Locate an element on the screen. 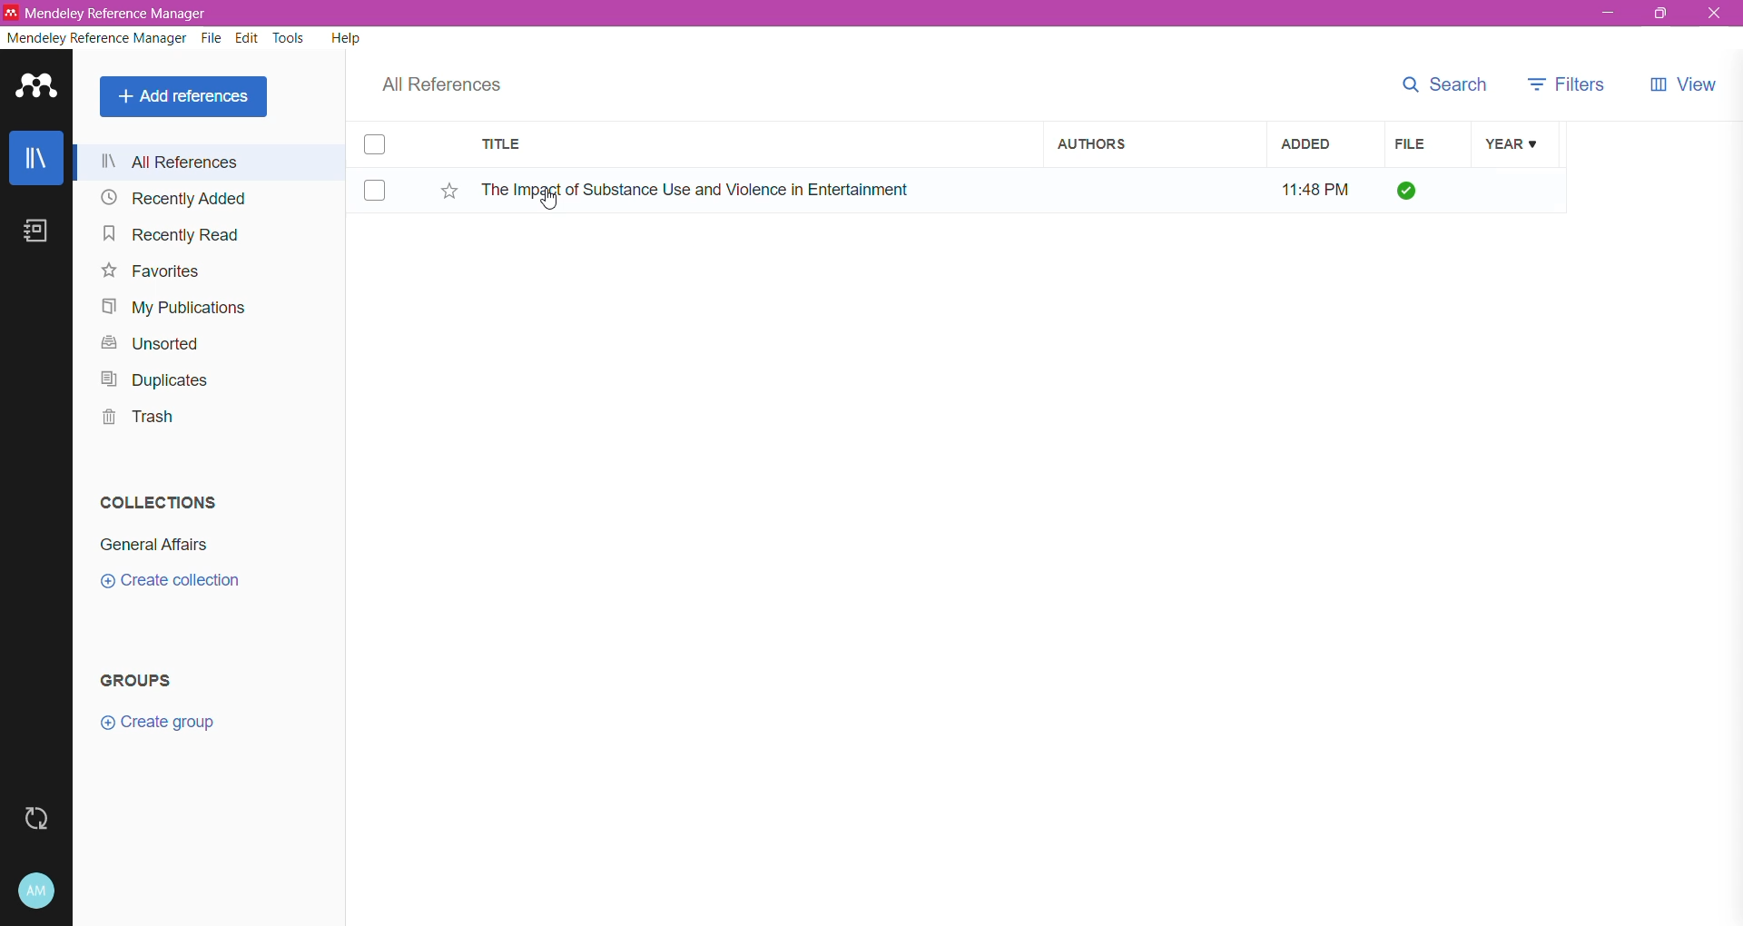 The image size is (1743, 926). Close is located at coordinates (1714, 14).